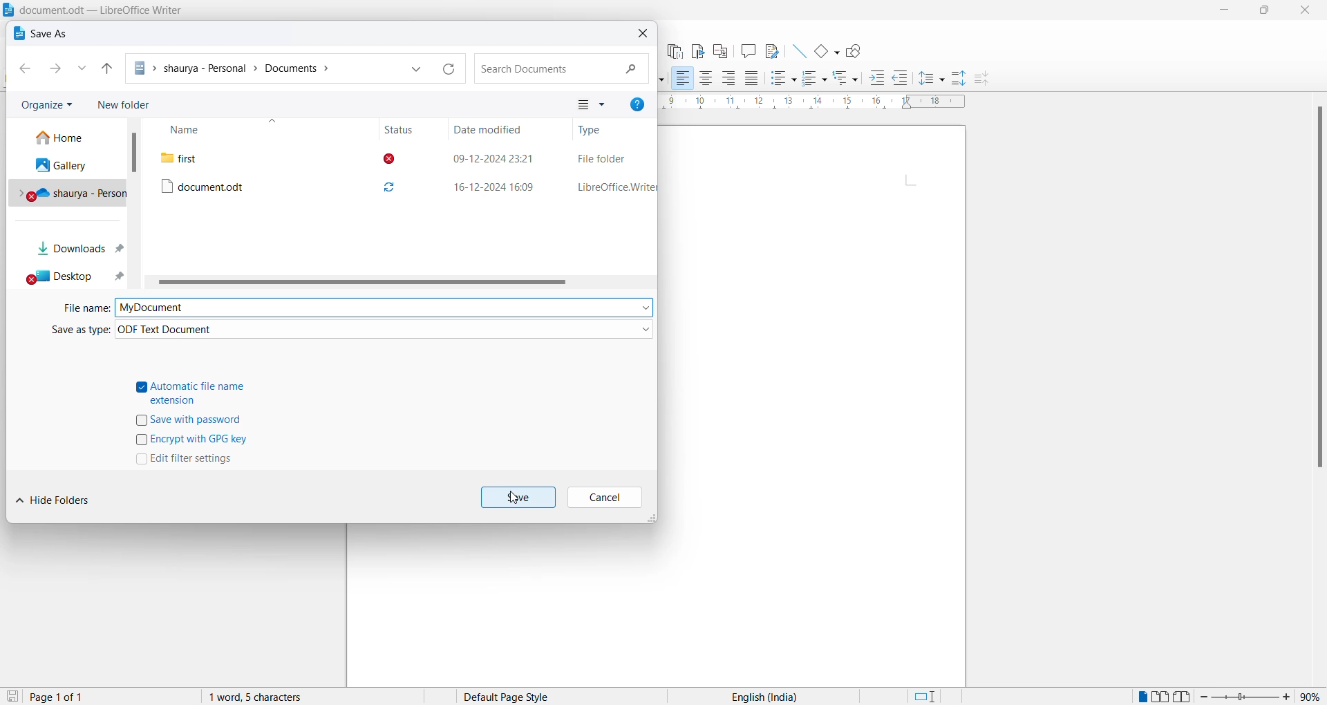 This screenshot has height=705, width=1327. Describe the element at coordinates (63, 227) in the screenshot. I see `cursor` at that location.